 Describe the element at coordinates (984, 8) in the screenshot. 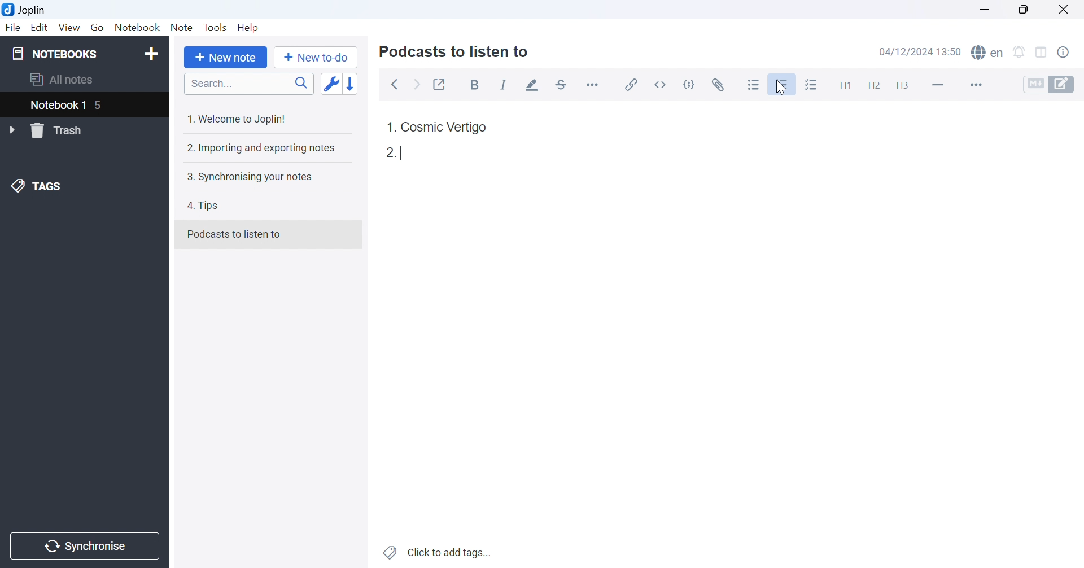

I see `Minimize` at that location.